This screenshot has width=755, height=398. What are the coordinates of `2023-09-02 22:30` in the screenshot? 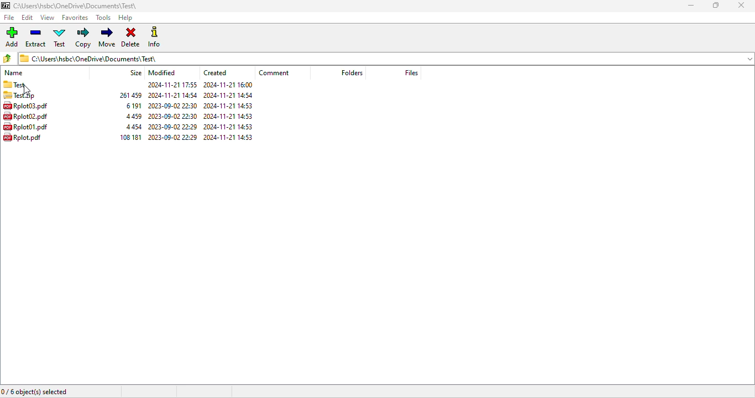 It's located at (174, 105).